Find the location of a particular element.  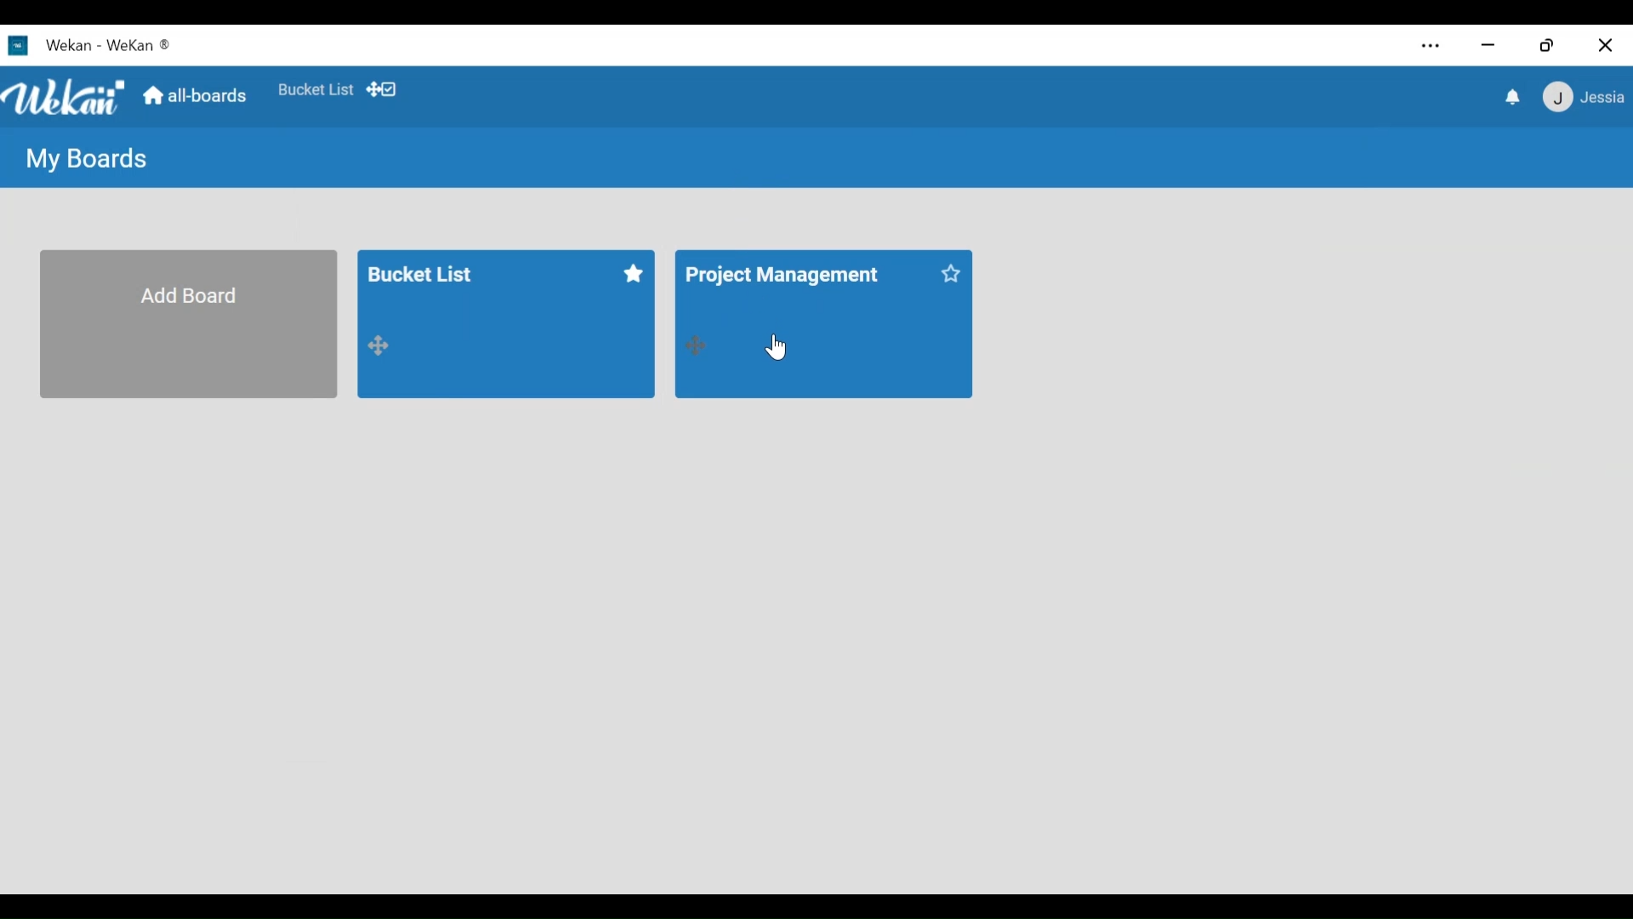

Close is located at coordinates (1604, 45).